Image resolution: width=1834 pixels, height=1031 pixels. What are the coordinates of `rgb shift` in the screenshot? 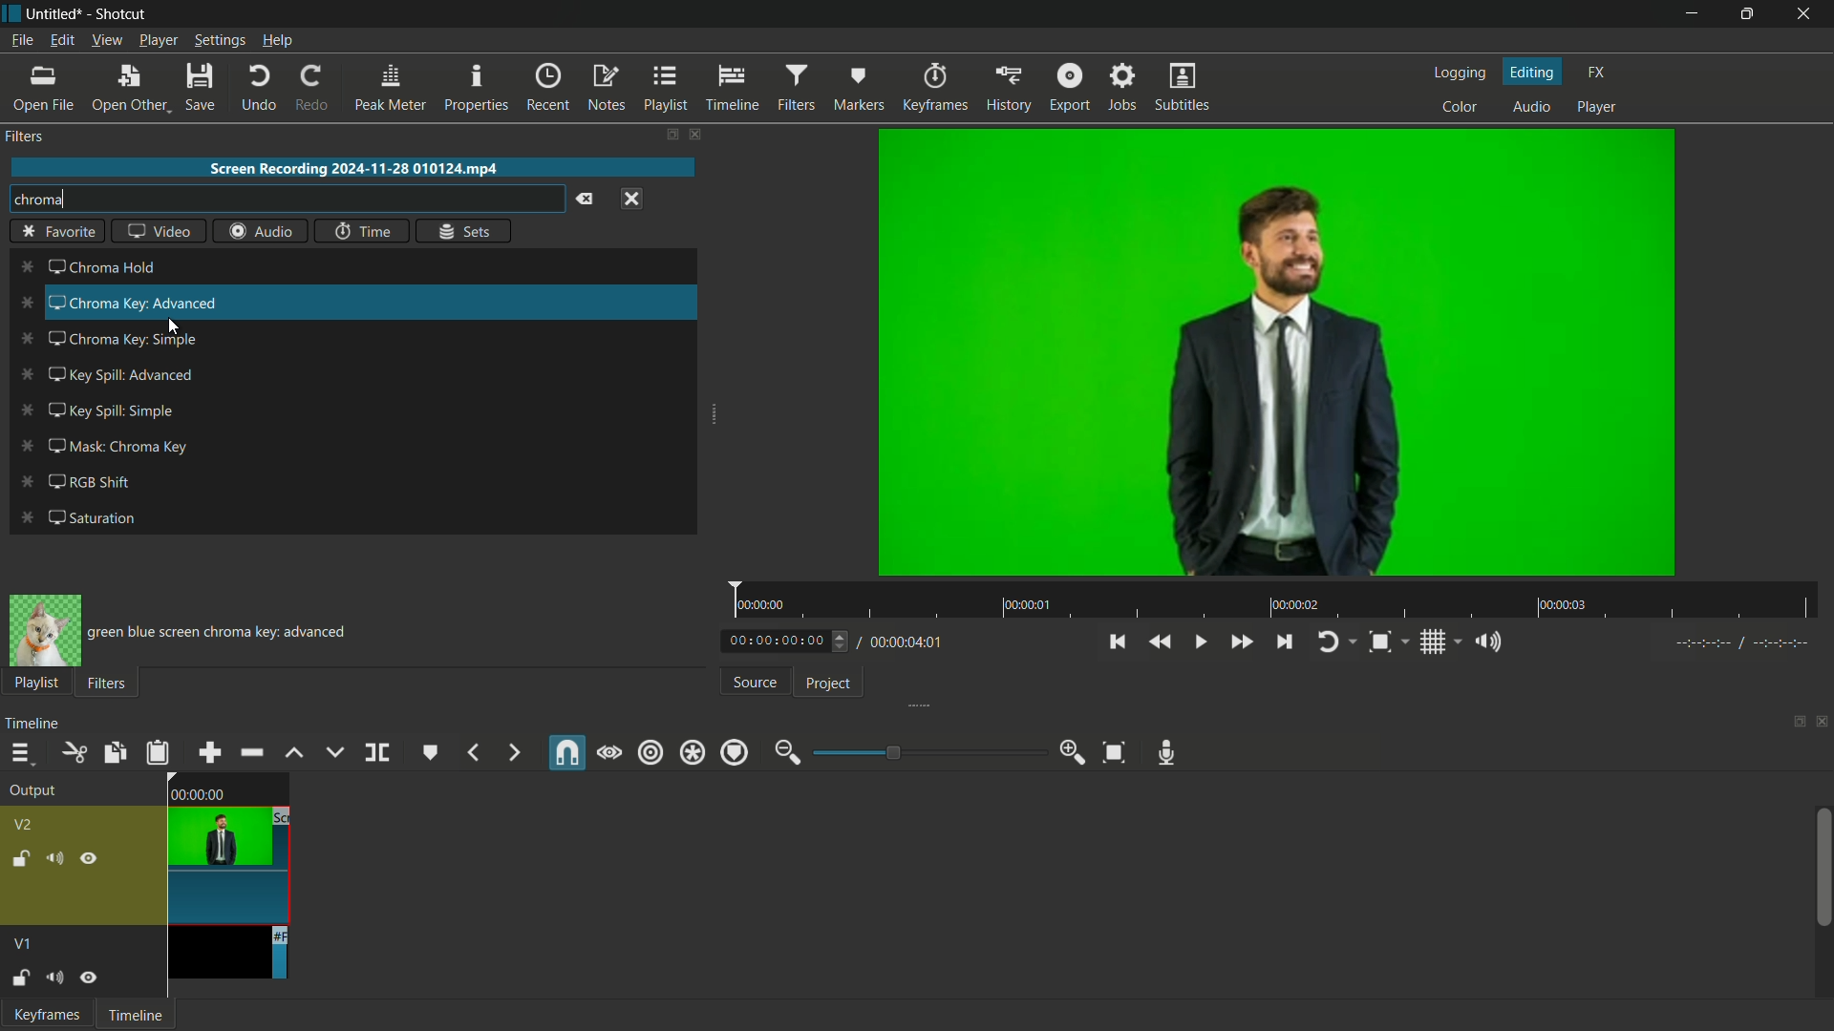 It's located at (94, 482).